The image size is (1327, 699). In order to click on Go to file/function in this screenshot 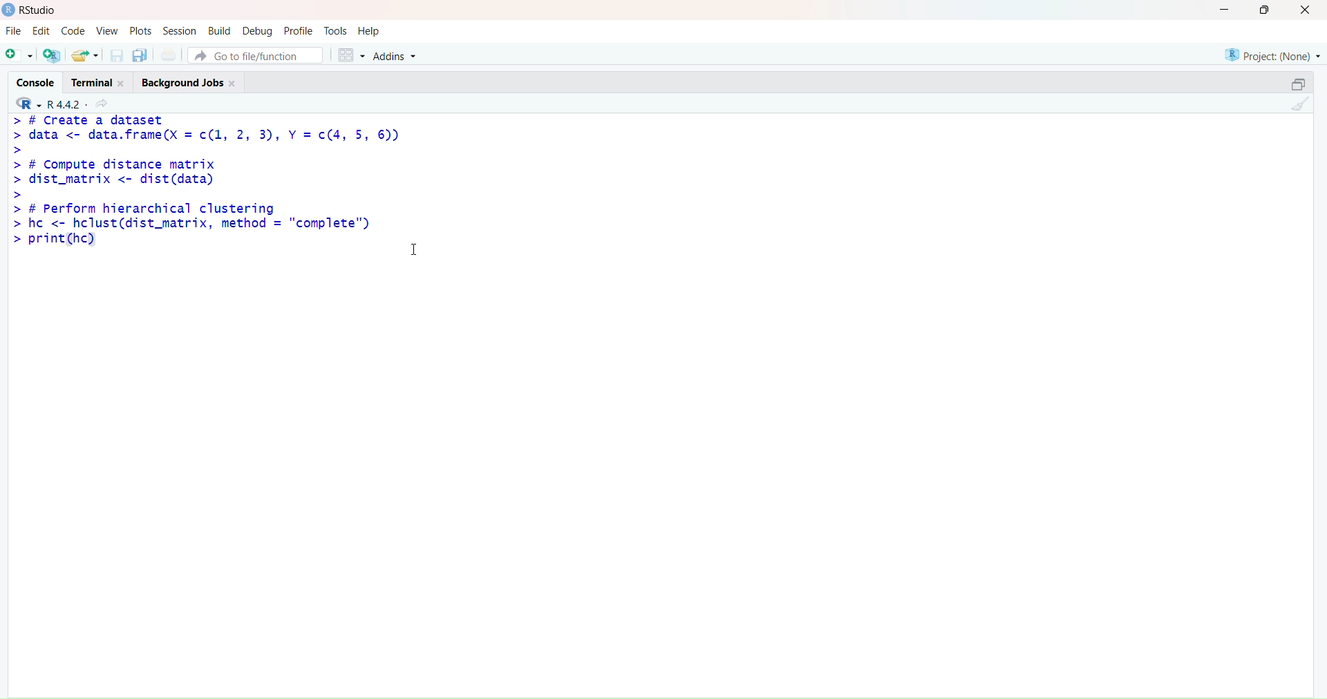, I will do `click(260, 54)`.